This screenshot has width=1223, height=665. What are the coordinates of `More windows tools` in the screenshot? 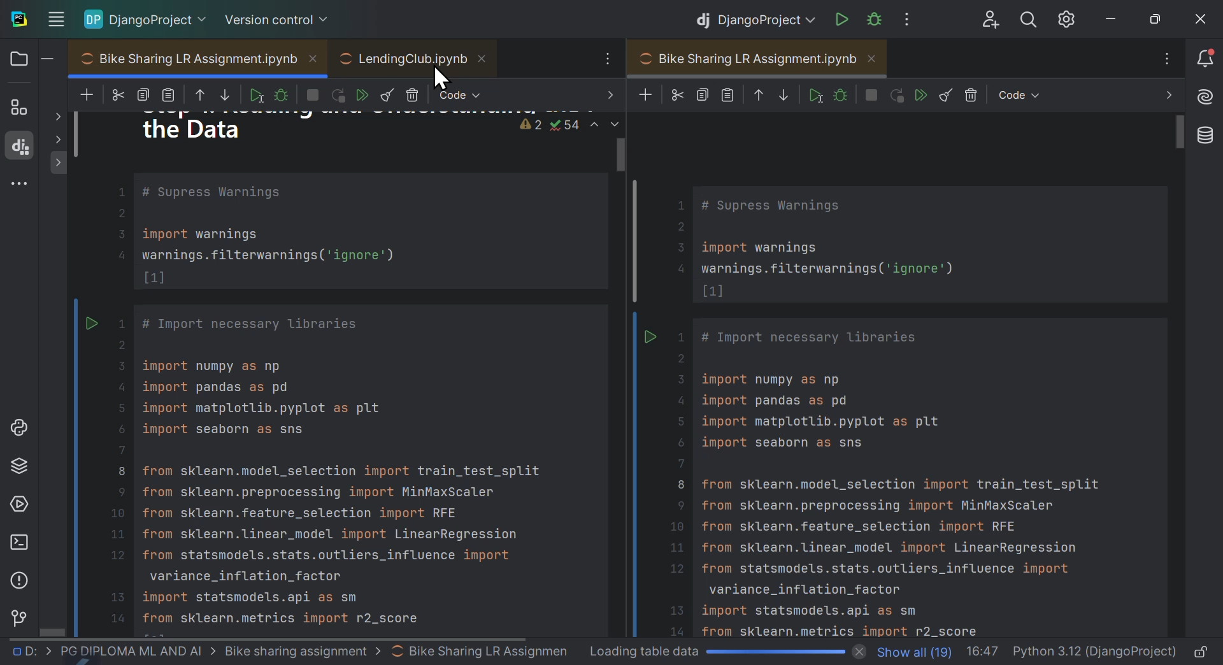 It's located at (22, 186).